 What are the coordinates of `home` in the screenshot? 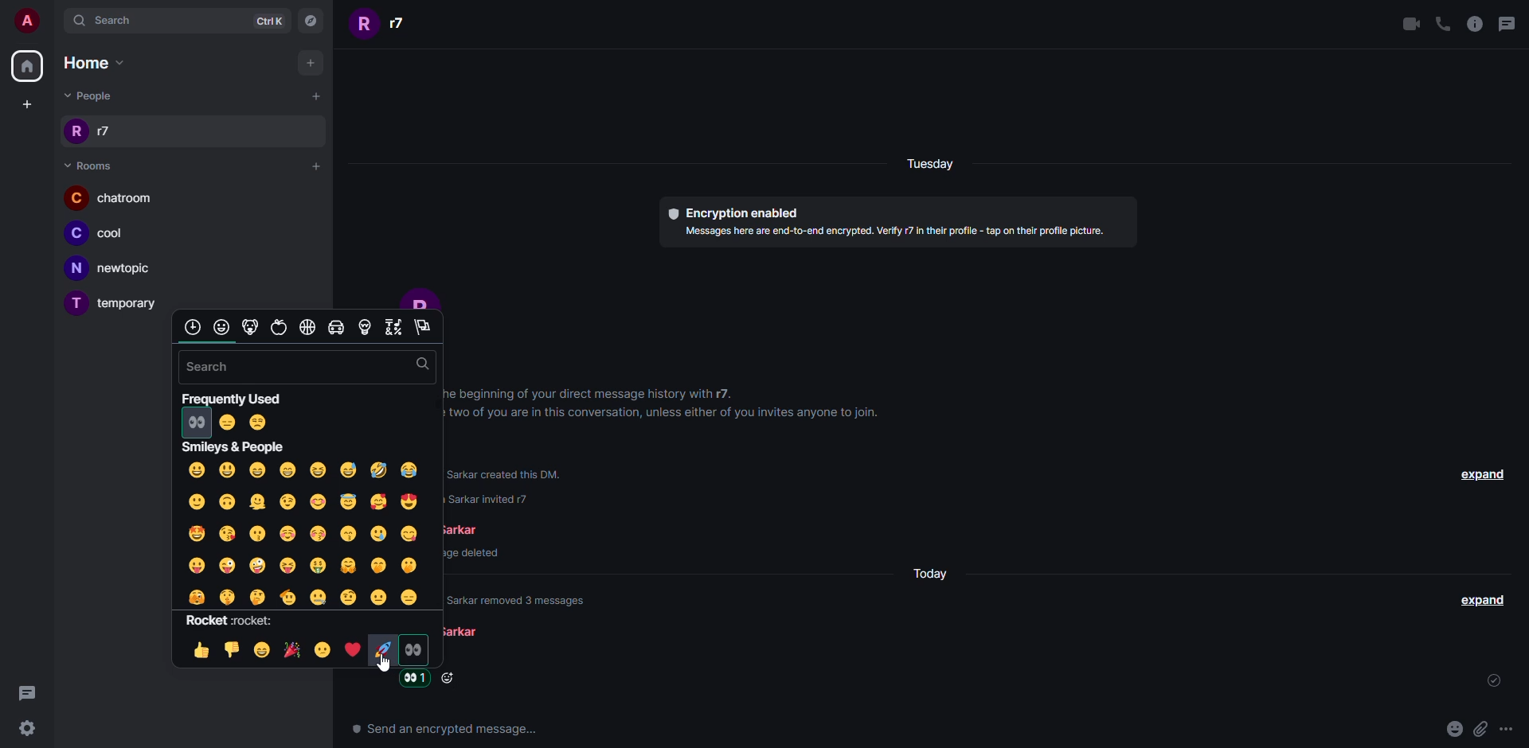 It's located at (103, 64).